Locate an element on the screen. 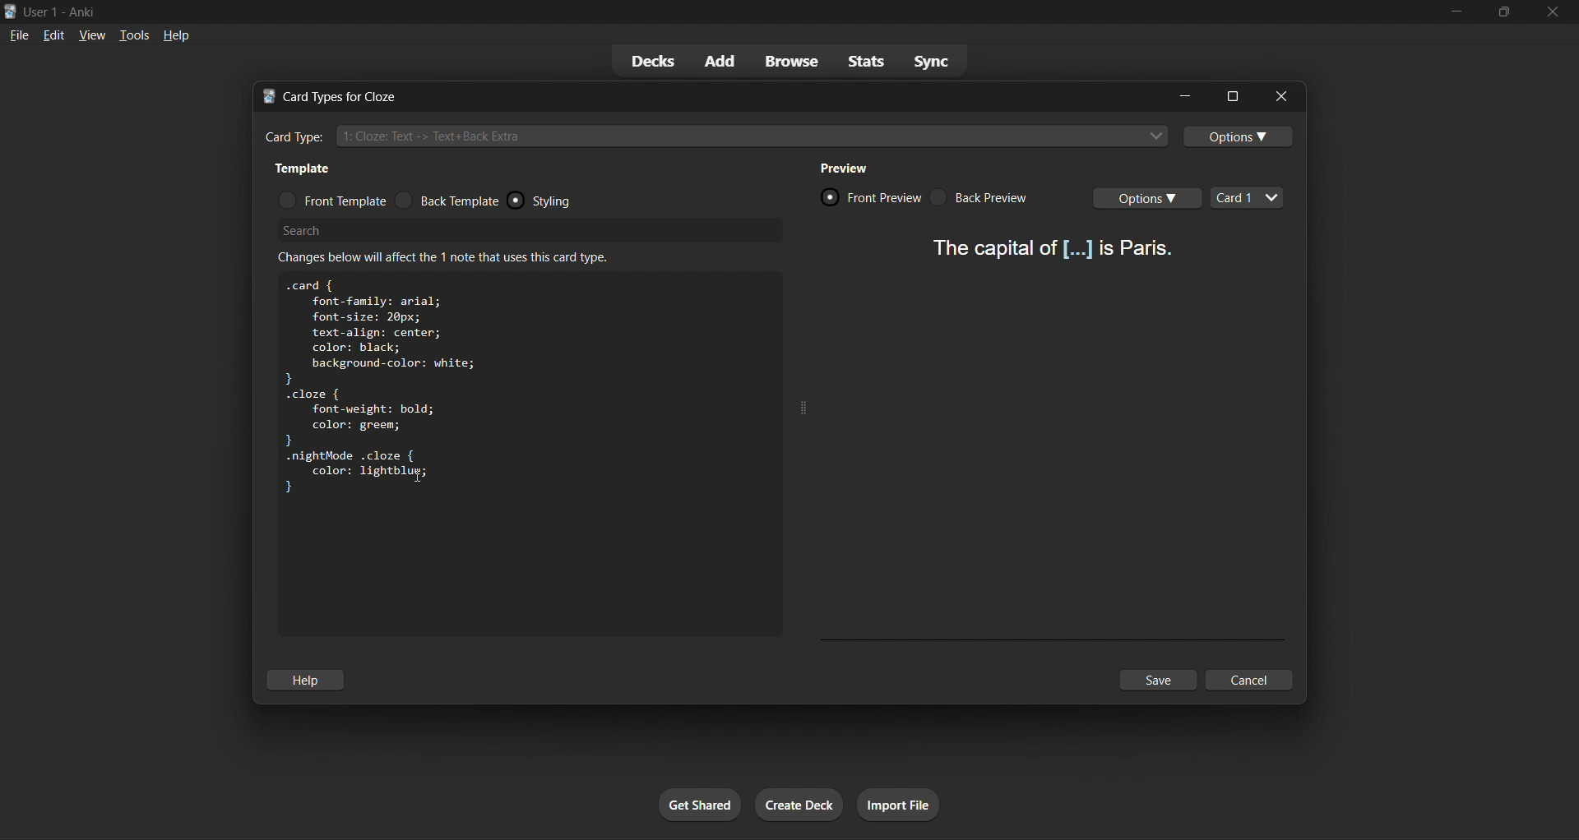  options toggle is located at coordinates (1239, 139).